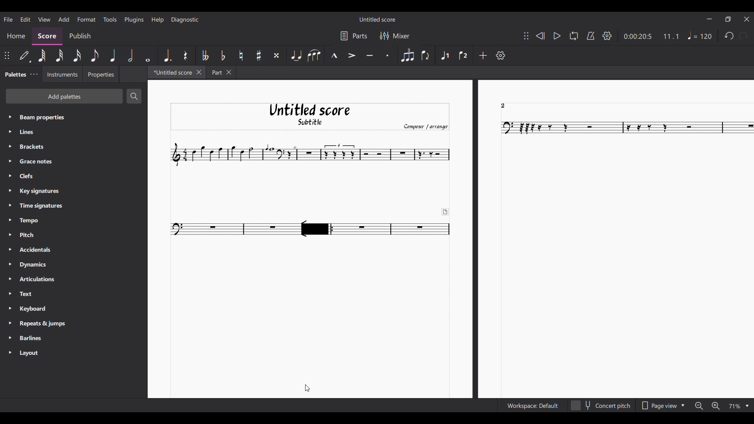 The height and width of the screenshot is (424, 754). I want to click on Current duration and ratio, so click(652, 37).